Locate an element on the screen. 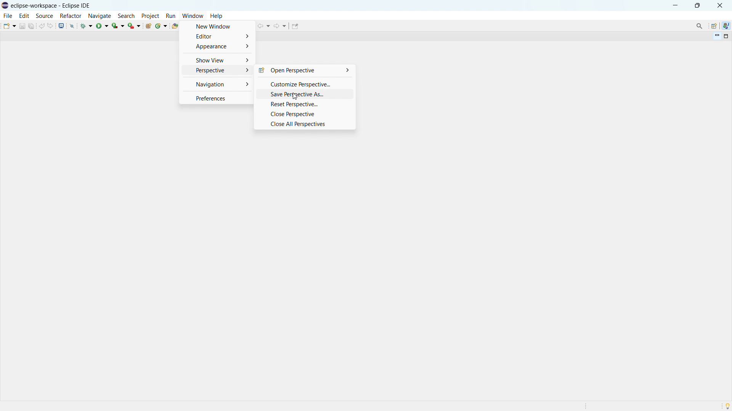  forward is located at coordinates (280, 25).